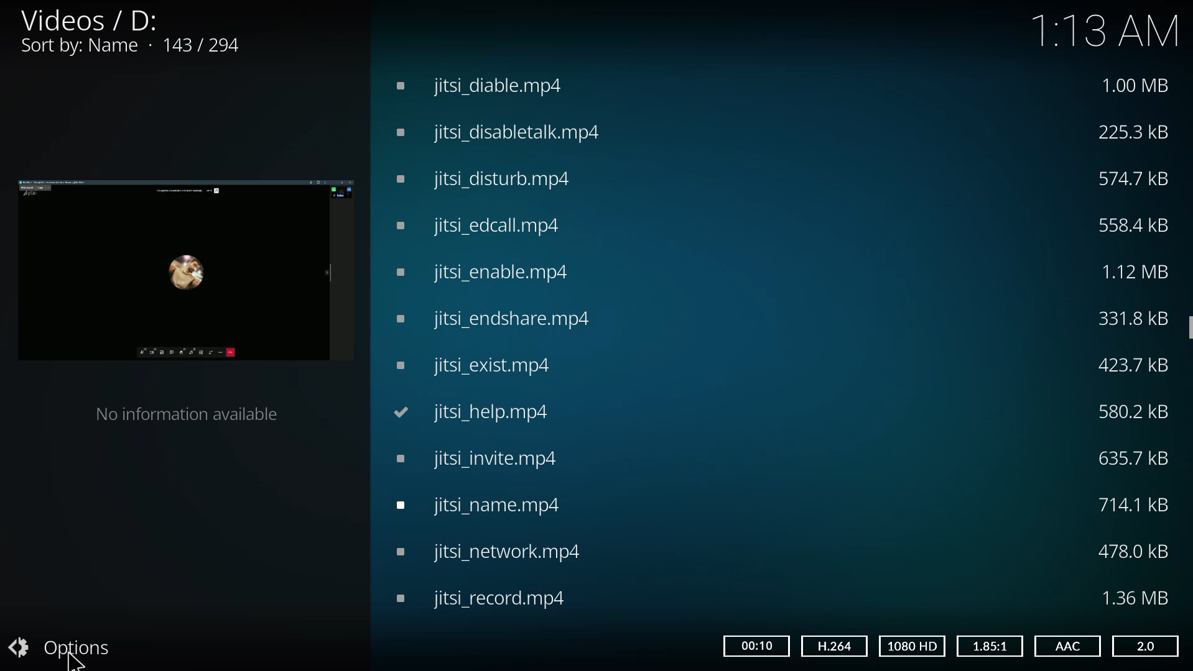 This screenshot has height=671, width=1193. What do you see at coordinates (1137, 596) in the screenshot?
I see `size` at bounding box center [1137, 596].